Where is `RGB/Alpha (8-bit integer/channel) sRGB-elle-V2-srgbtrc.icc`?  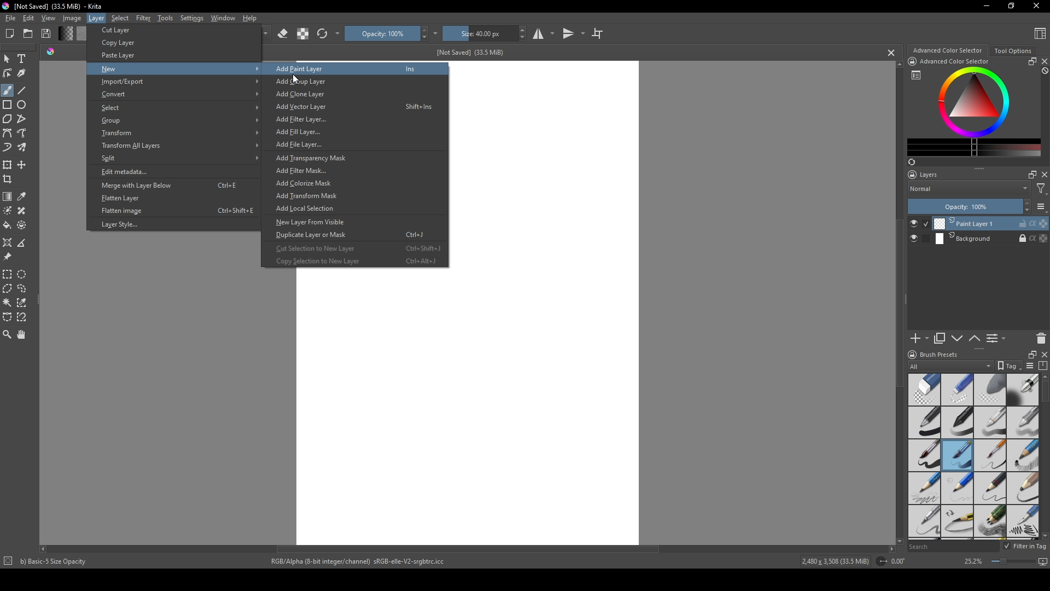 RGB/Alpha (8-bit integer/channel) sRGB-elle-V2-srgbtrc.icc is located at coordinates (363, 561).